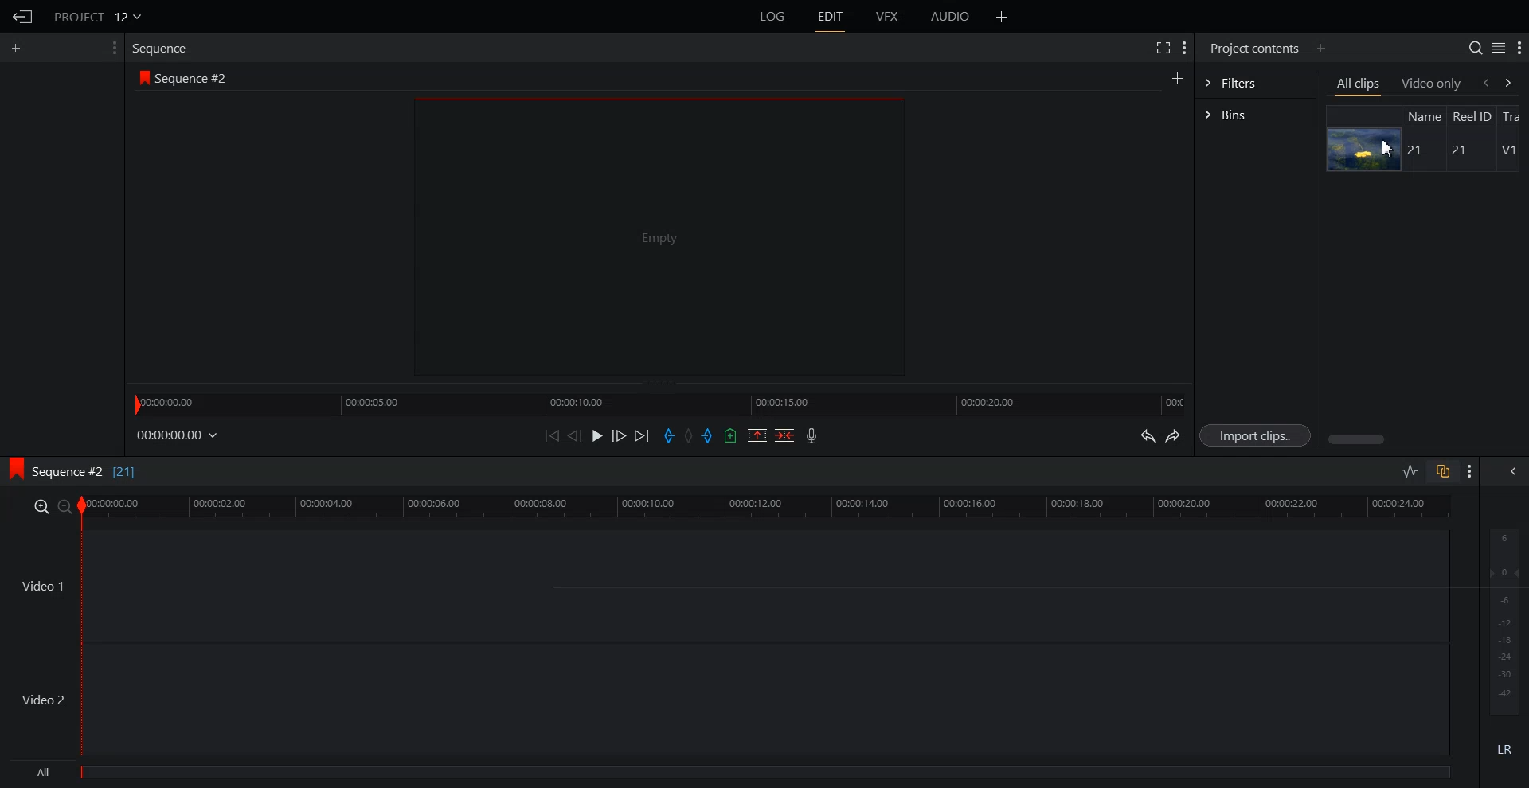 This screenshot has width=1529, height=788. What do you see at coordinates (194, 76) in the screenshot?
I see `Sequence #2` at bounding box center [194, 76].